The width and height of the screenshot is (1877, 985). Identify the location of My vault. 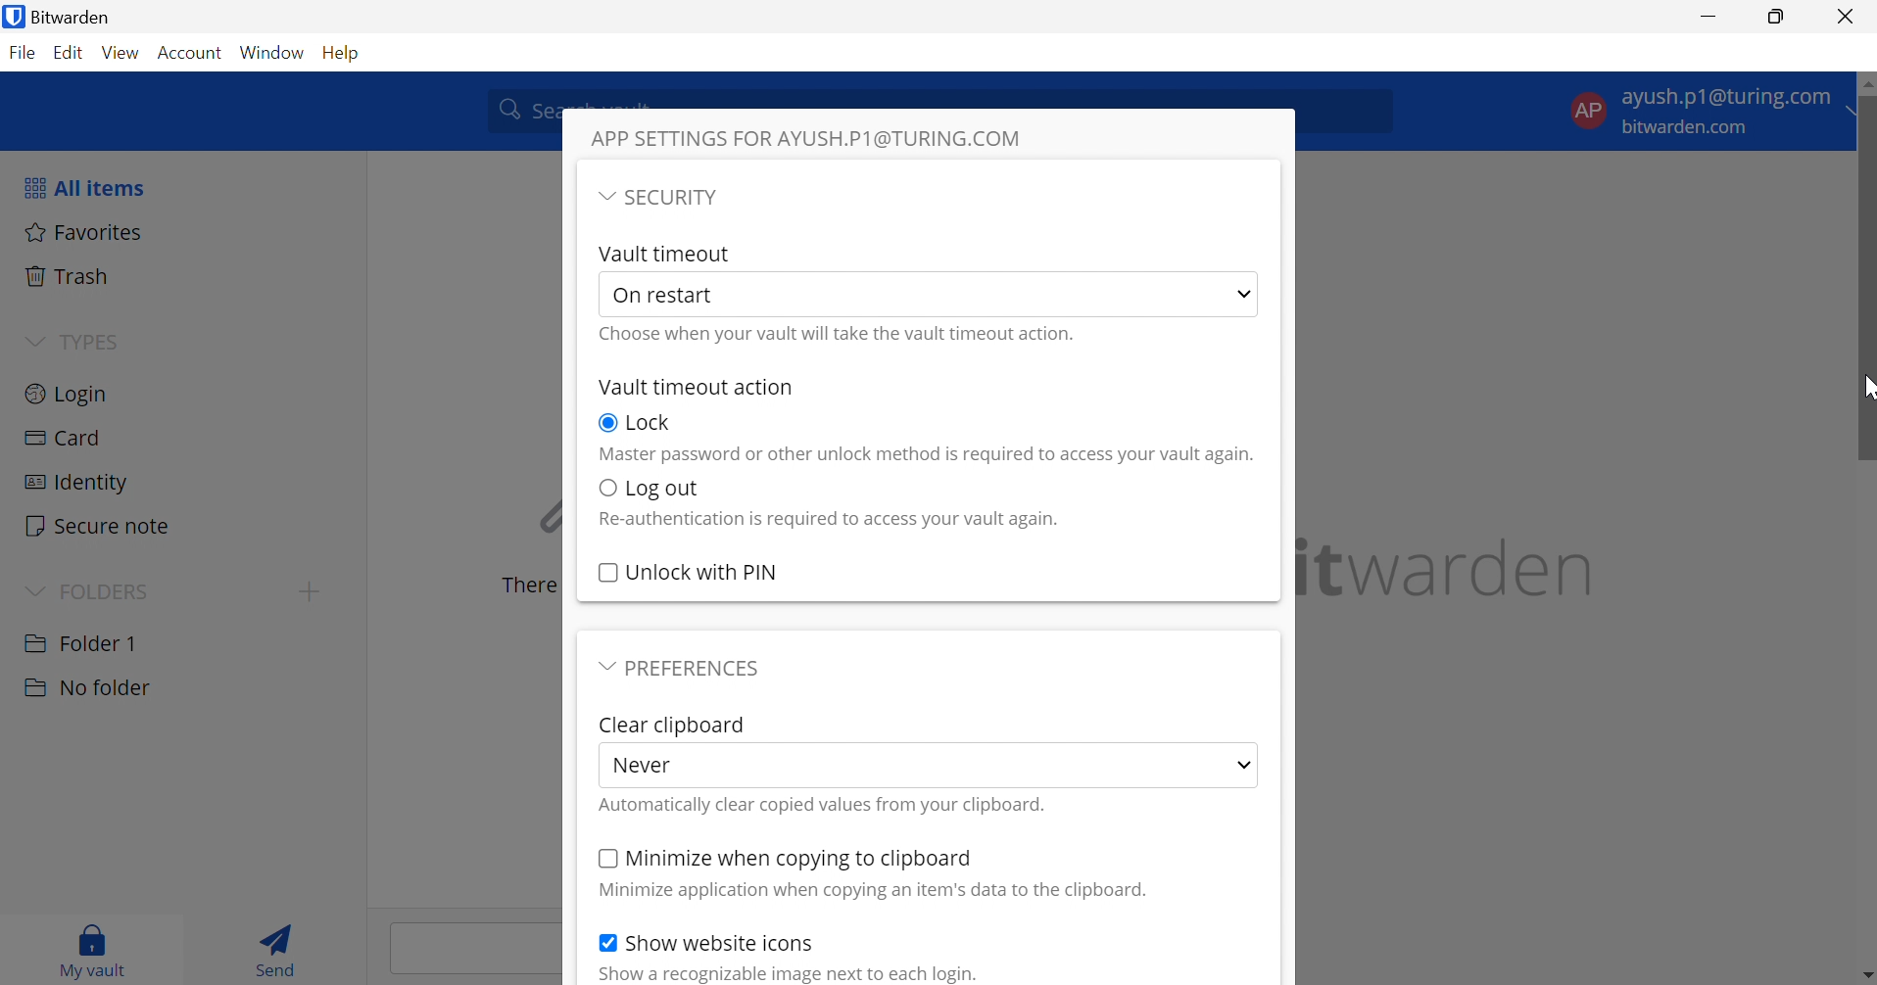
(93, 947).